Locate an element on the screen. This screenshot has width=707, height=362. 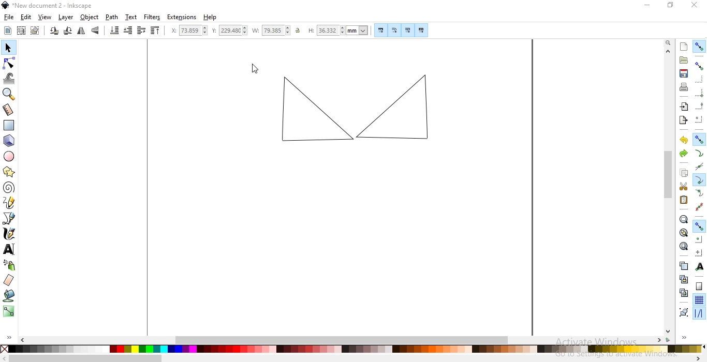
scale radii of rounded corners is located at coordinates (394, 30).